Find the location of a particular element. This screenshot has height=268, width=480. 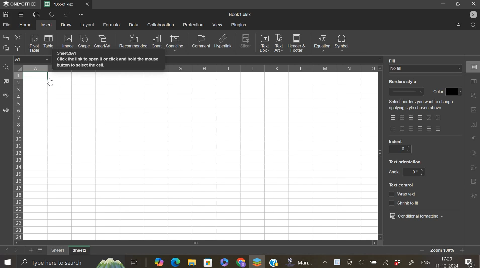

close is located at coordinates (90, 5).